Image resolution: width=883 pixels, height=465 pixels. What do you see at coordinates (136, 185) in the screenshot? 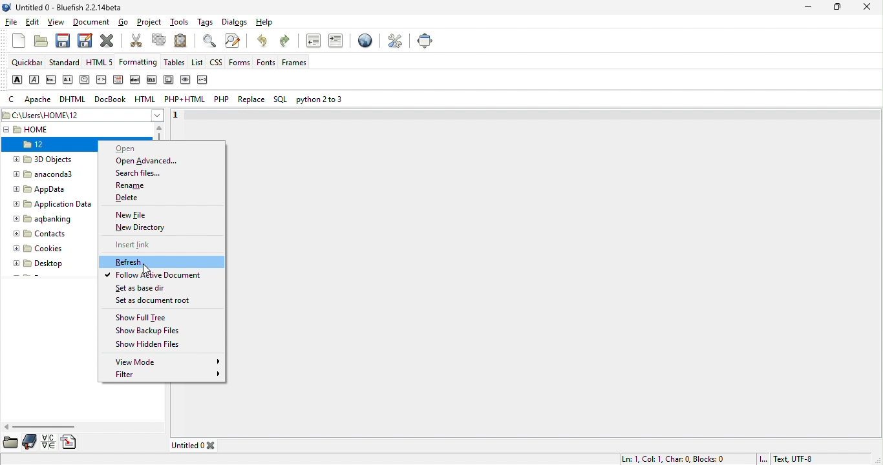
I see `rename` at bounding box center [136, 185].